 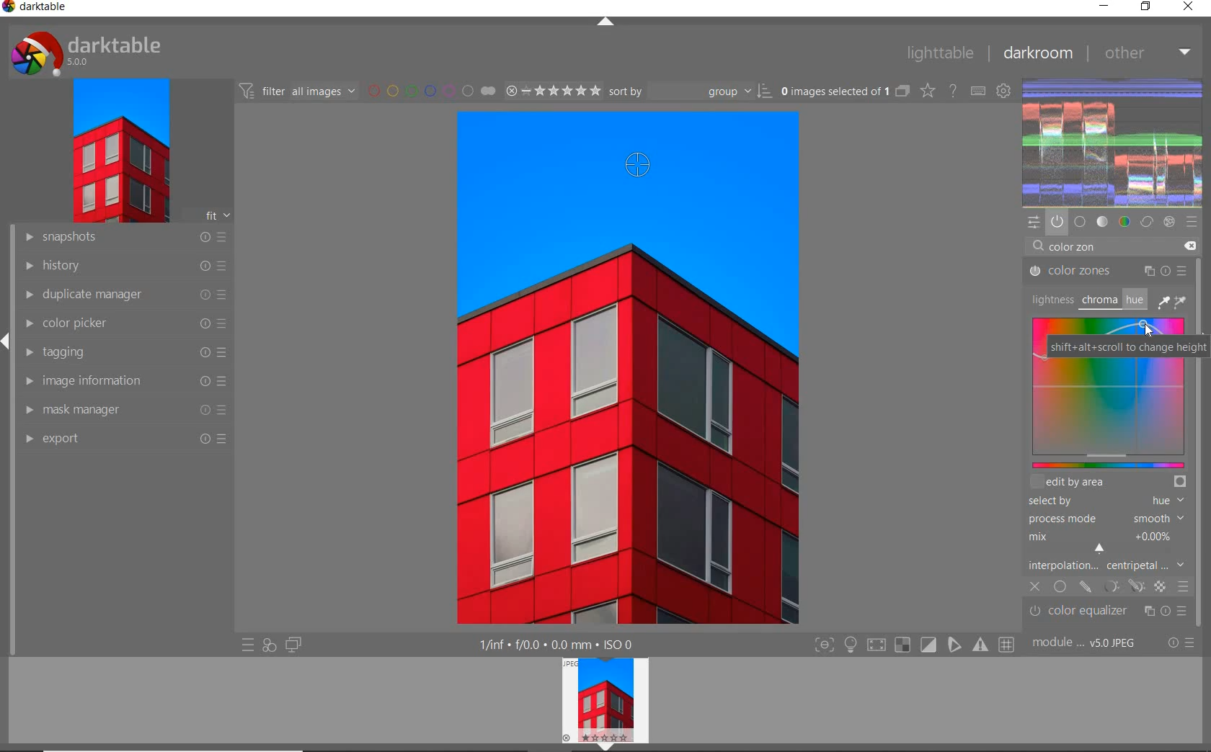 I want to click on show global preferences, so click(x=1005, y=92).